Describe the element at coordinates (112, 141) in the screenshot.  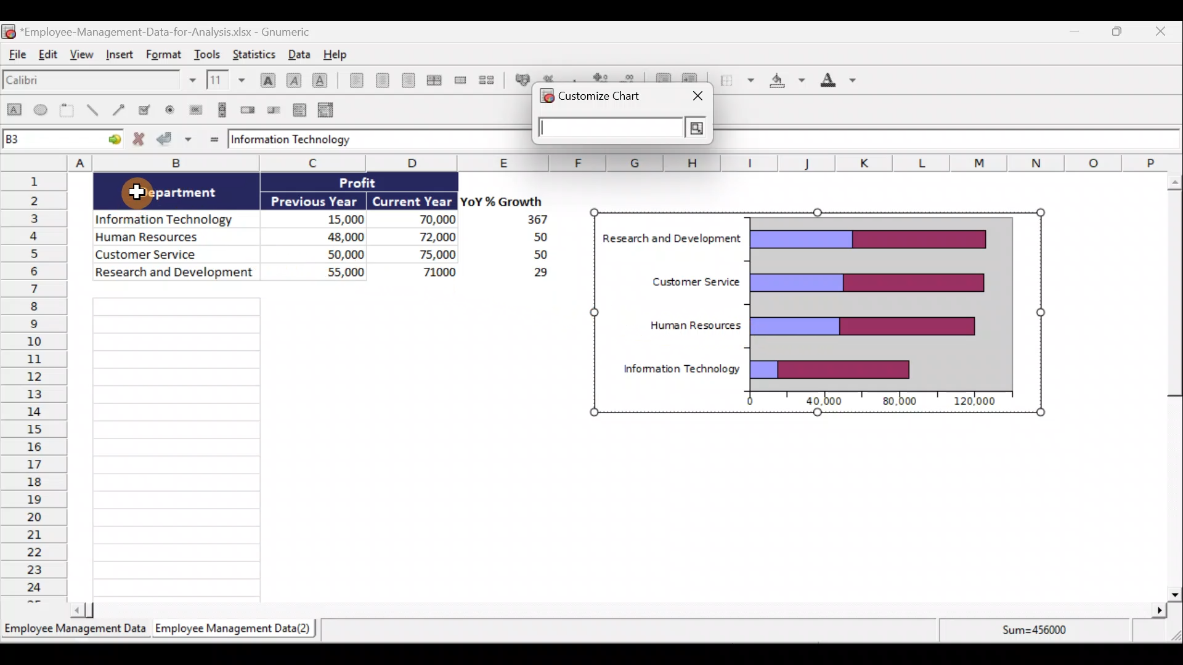
I see `Go to` at that location.